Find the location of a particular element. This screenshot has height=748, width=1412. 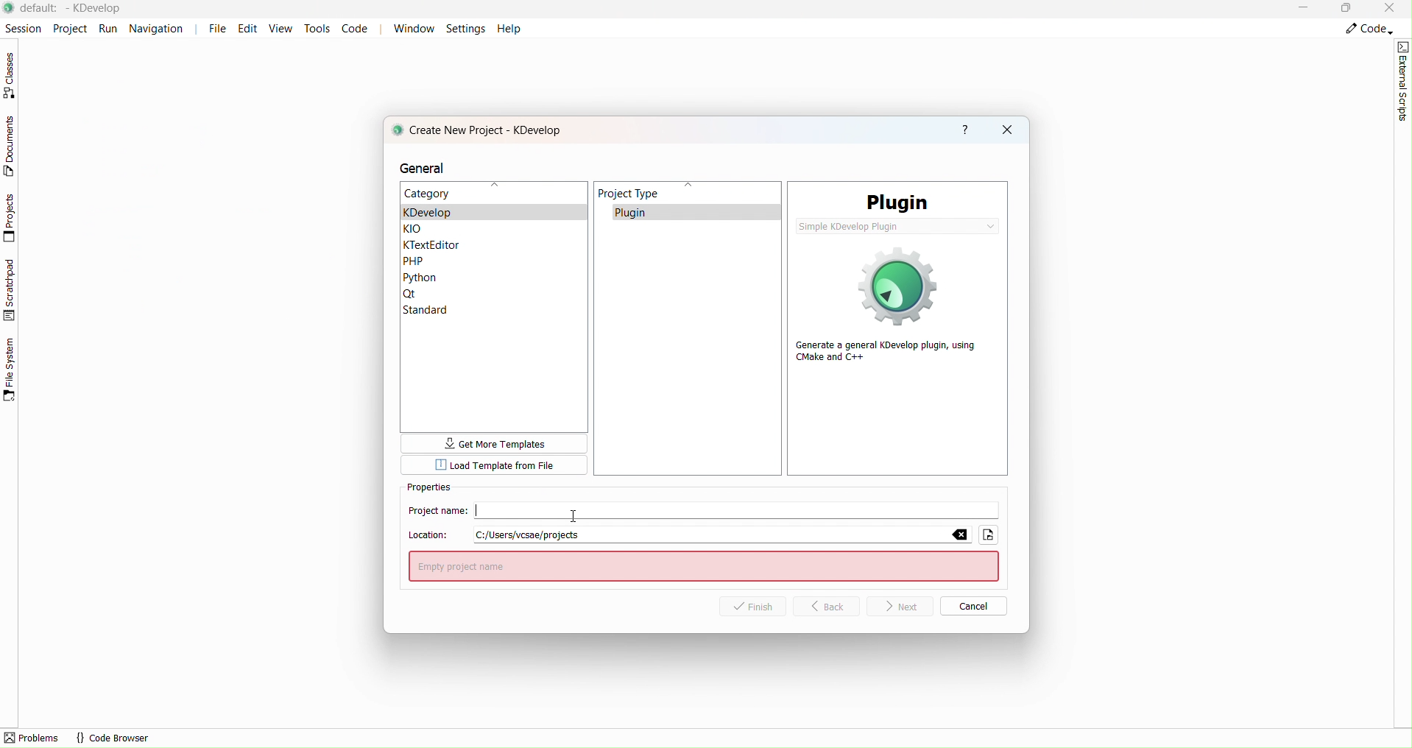

Standar is located at coordinates (434, 311).